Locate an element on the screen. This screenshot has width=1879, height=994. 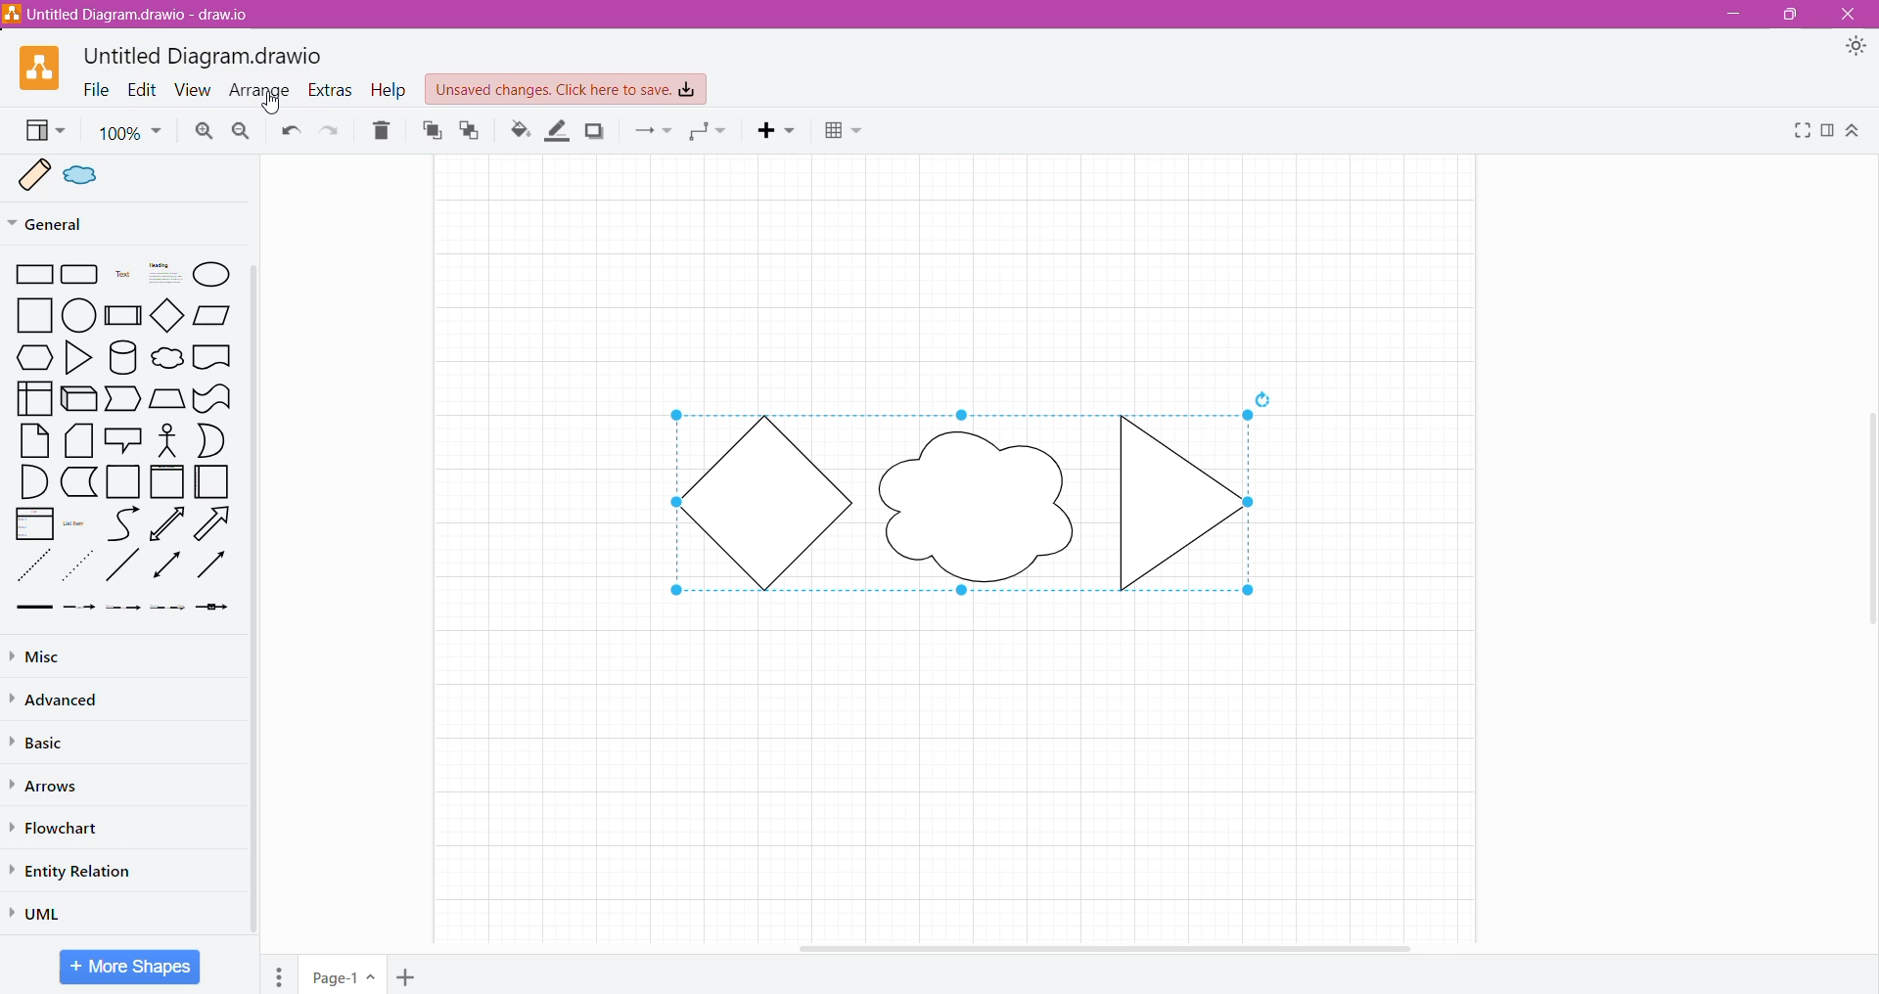
Help is located at coordinates (389, 90).